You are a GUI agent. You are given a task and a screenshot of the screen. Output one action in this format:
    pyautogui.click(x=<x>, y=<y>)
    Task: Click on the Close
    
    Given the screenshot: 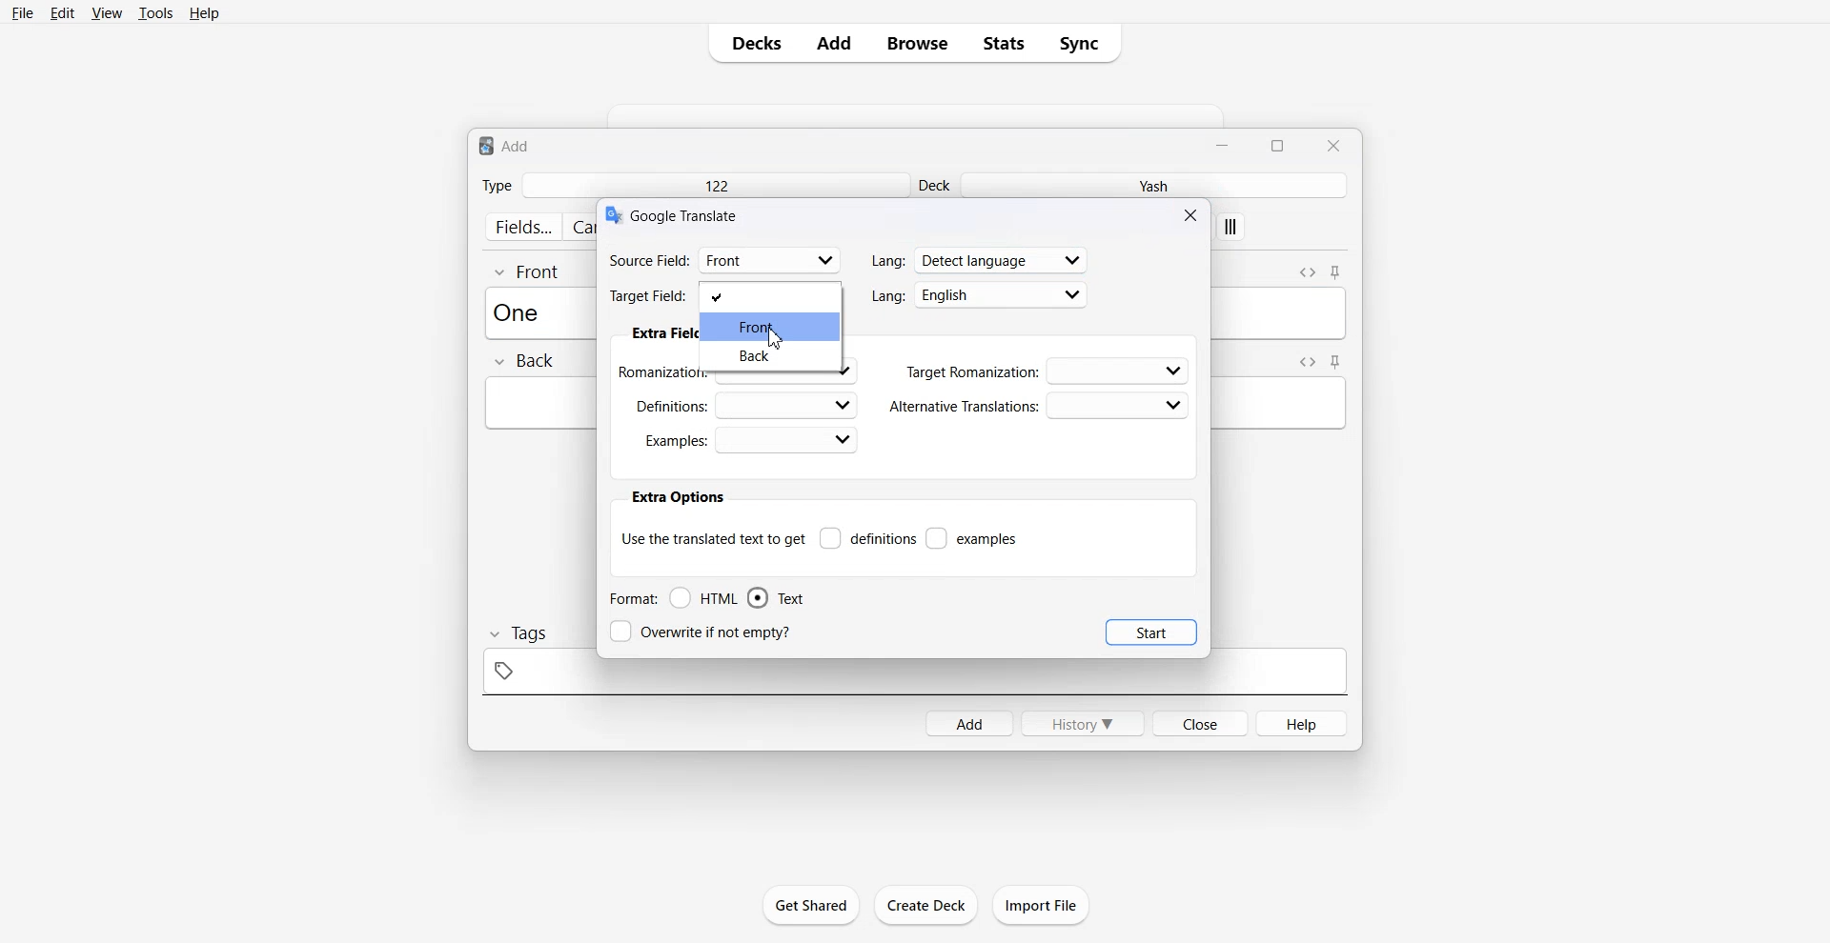 What is the action you would take?
    pyautogui.click(x=1193, y=214)
    